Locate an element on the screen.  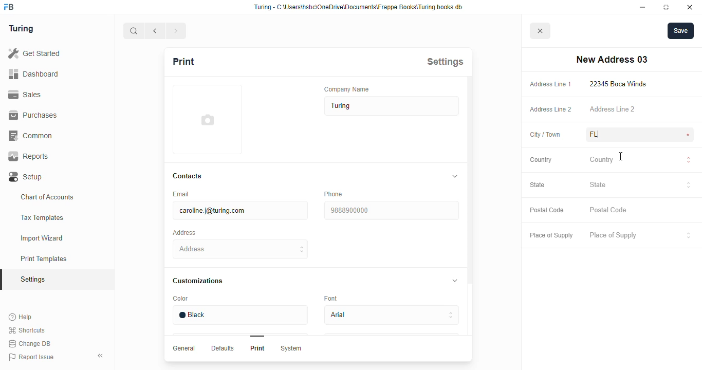
compulsory to fill *  is located at coordinates (689, 135).